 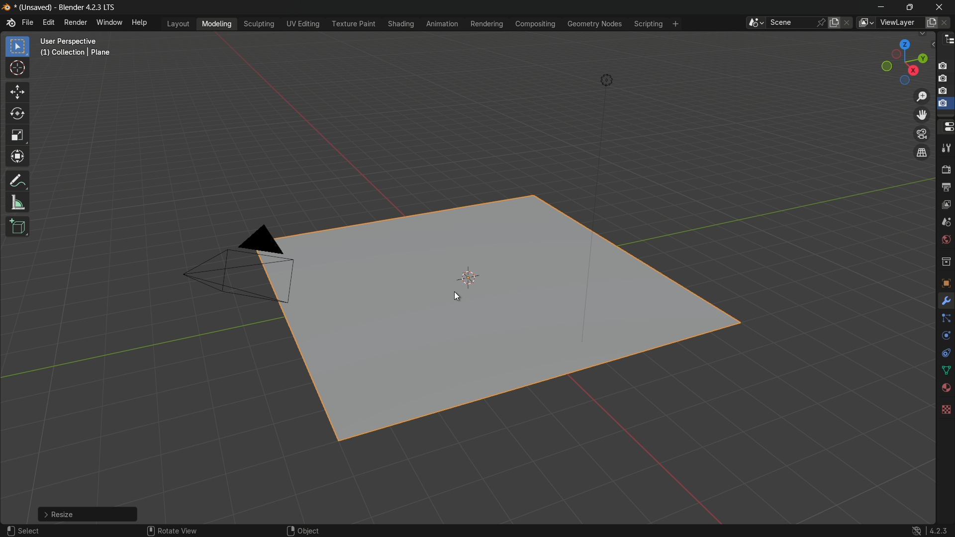 What do you see at coordinates (947, 302) in the screenshot?
I see `tools` at bounding box center [947, 302].